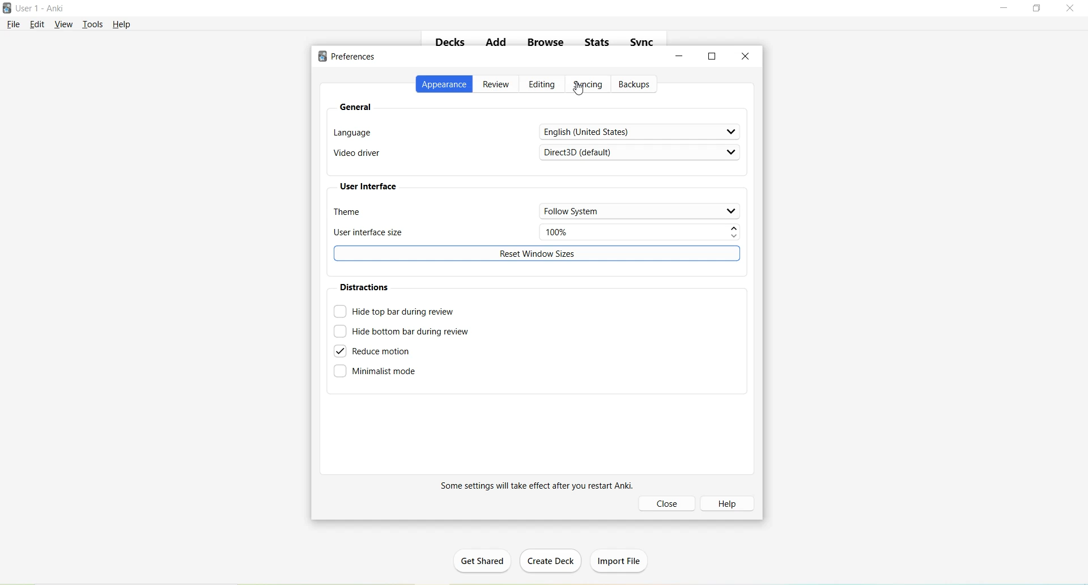 The width and height of the screenshot is (1088, 585). Describe the element at coordinates (537, 211) in the screenshot. I see `Theme` at that location.